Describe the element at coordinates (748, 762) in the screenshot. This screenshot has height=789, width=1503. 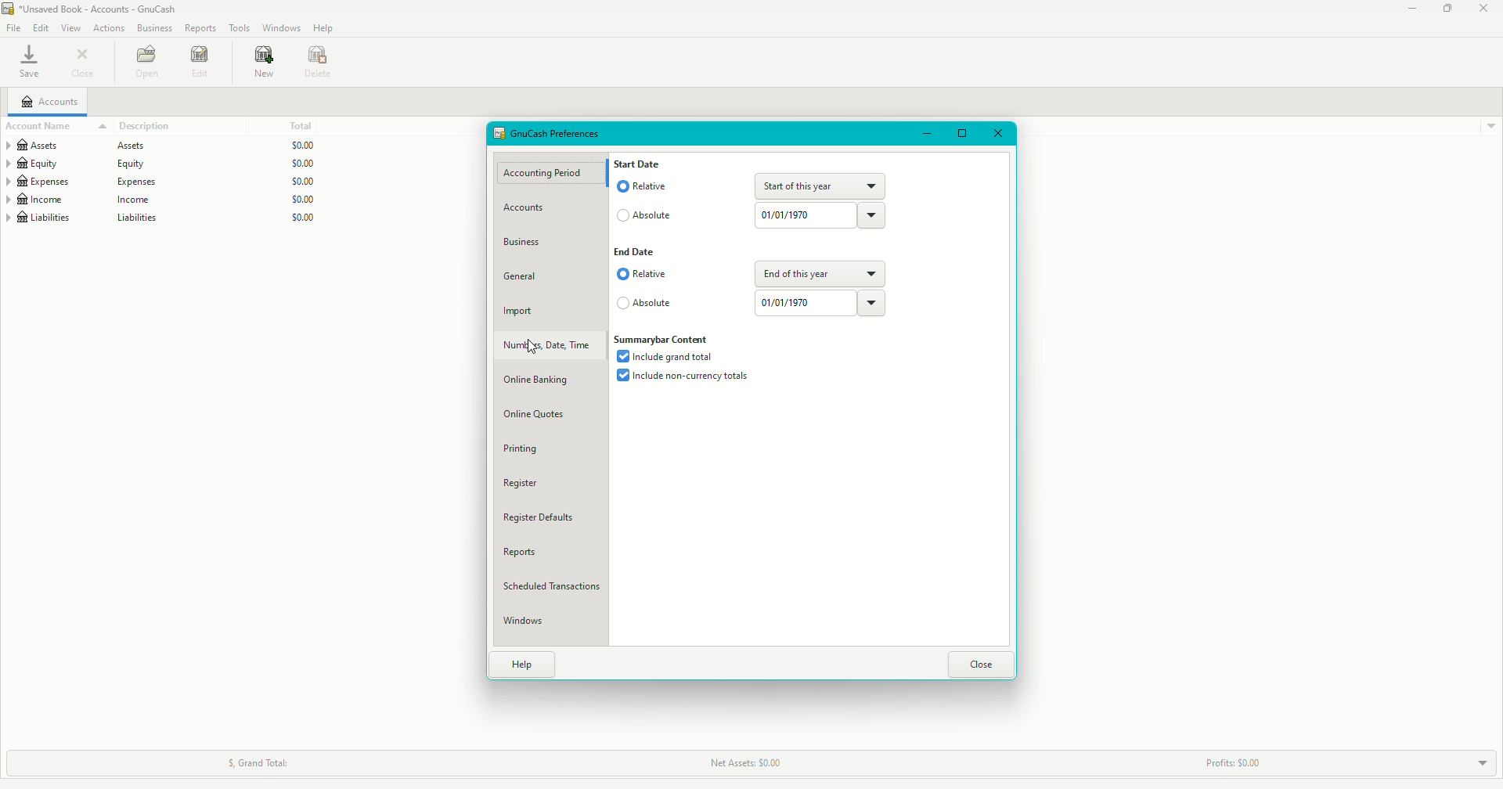
I see `Net Assets` at that location.